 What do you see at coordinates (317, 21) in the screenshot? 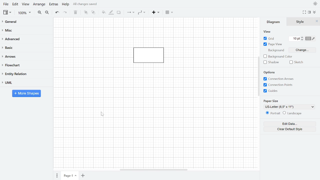
I see `CLose` at bounding box center [317, 21].